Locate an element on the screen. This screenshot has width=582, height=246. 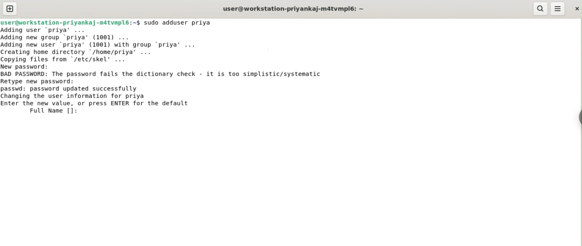
Adding user ‘priya' ...

Adding new group ‘priya’ (1001) ...

Adding new user ‘priya' (1001) with group ‘priya' ...
Creating home directory '/home/priya' ...

Copying files from "/etc/skel' ... is located at coordinates (102, 45).